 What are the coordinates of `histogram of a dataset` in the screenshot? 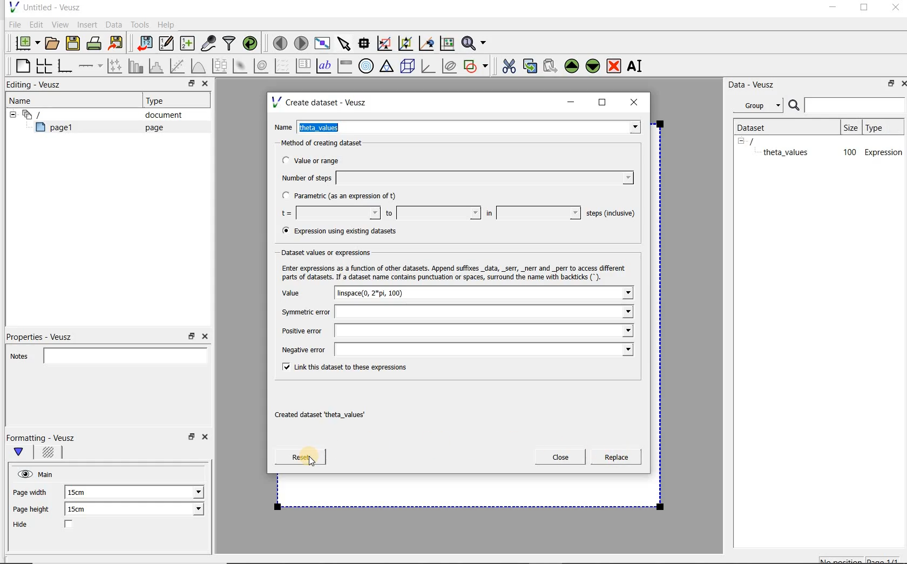 It's located at (158, 66).